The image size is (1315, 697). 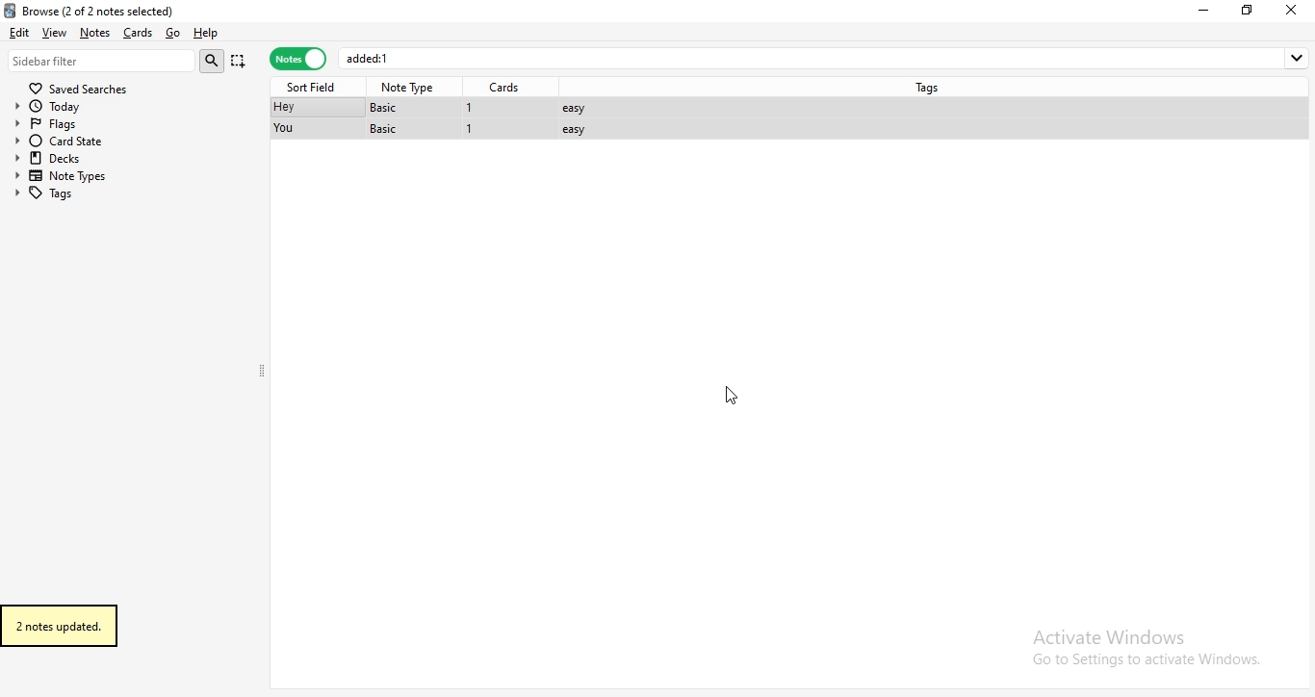 I want to click on flags, so click(x=64, y=122).